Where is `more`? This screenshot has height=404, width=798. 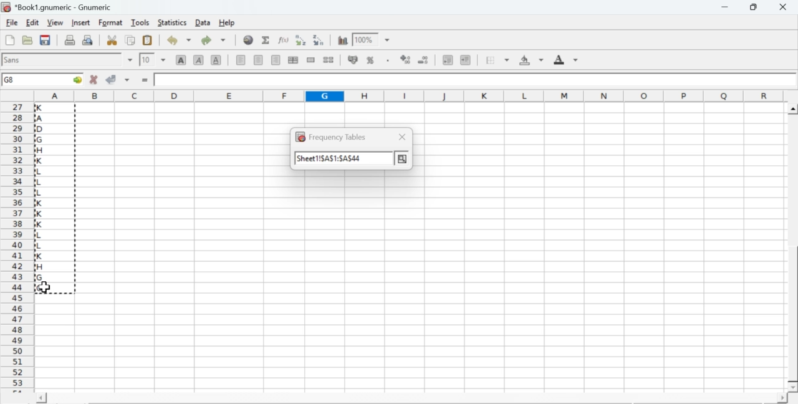 more is located at coordinates (403, 158).